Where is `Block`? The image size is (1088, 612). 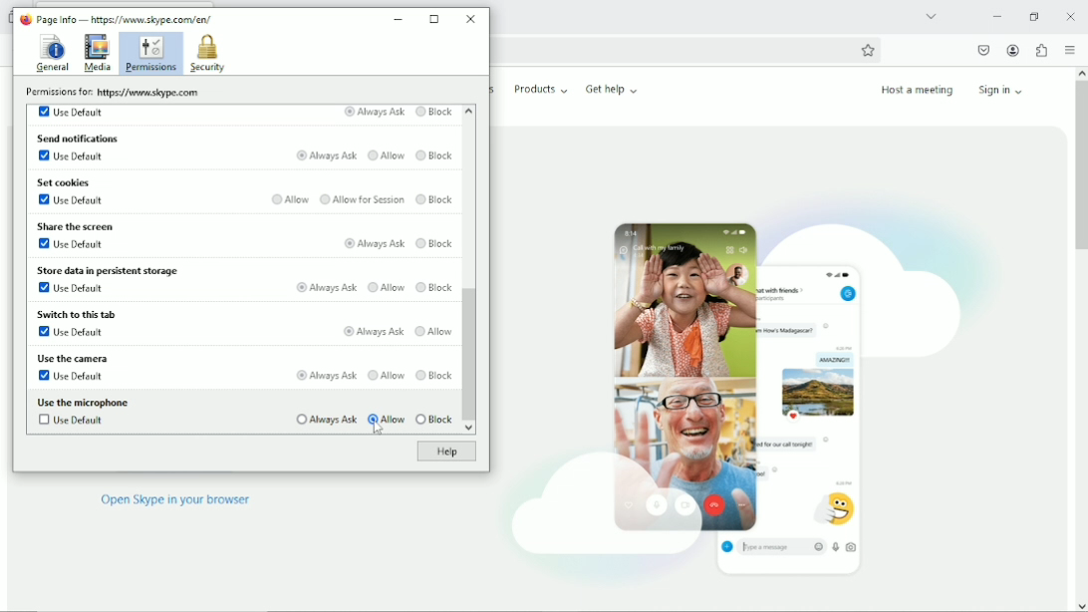
Block is located at coordinates (434, 241).